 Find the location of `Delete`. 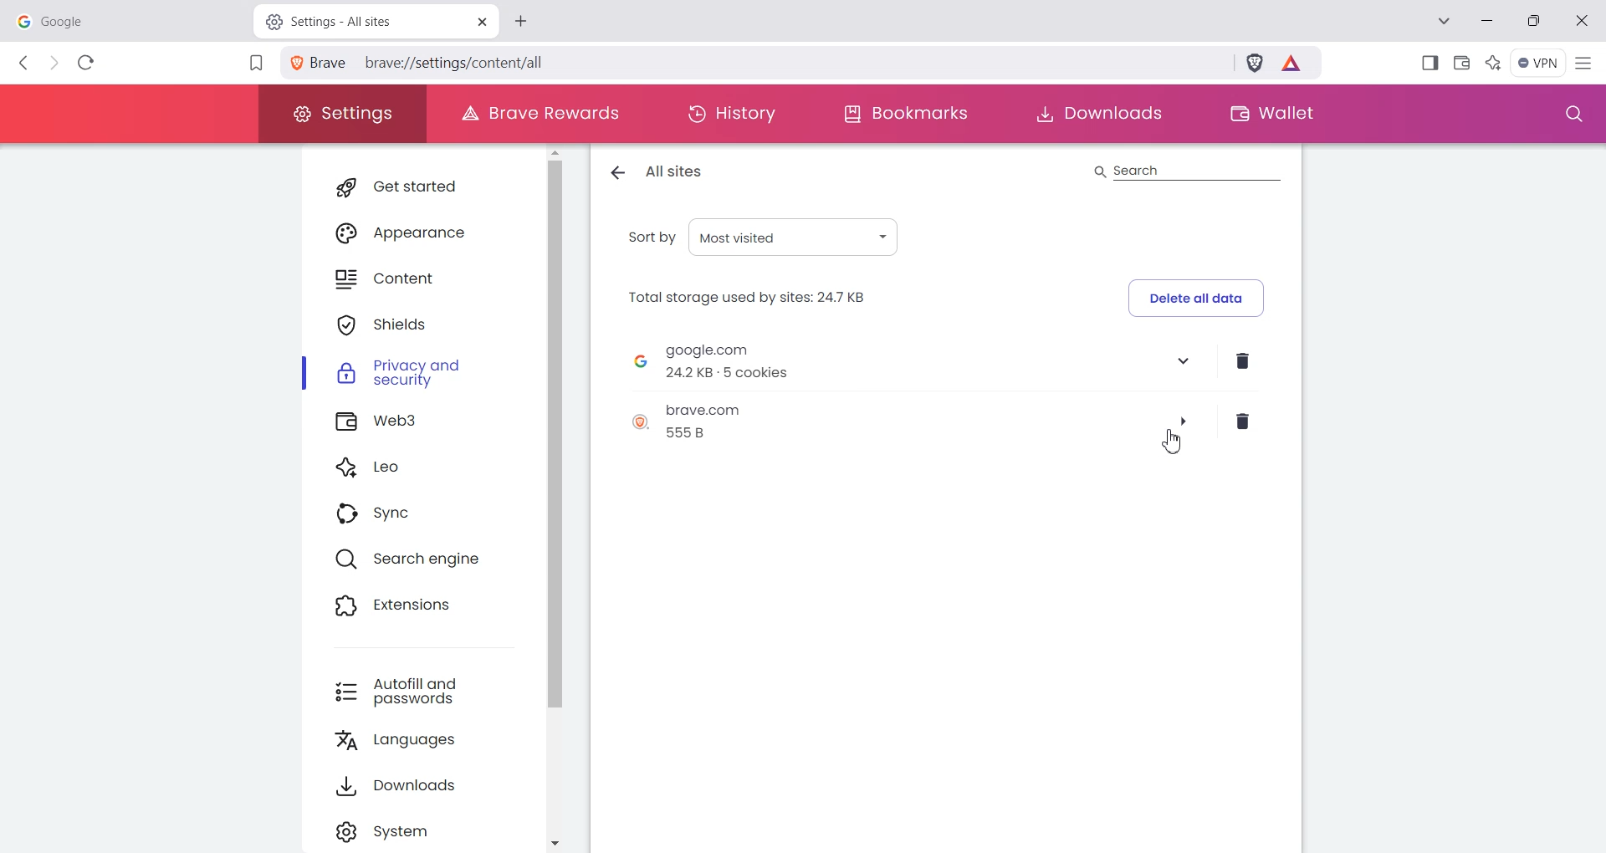

Delete is located at coordinates (1243, 363).